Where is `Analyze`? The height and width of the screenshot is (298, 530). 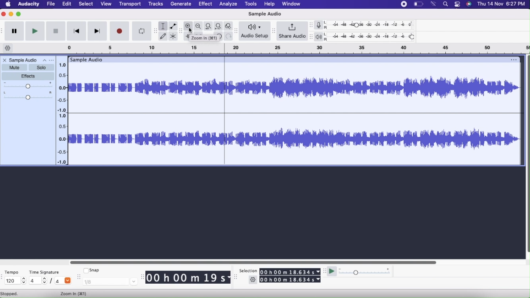 Analyze is located at coordinates (228, 4).